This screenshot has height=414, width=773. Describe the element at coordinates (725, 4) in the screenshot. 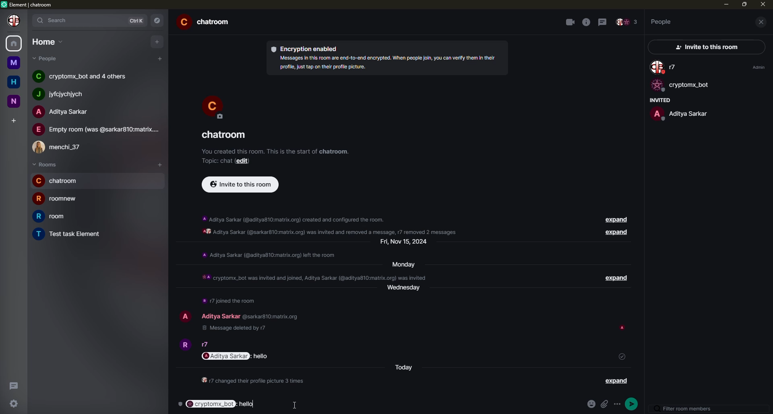

I see `min` at that location.